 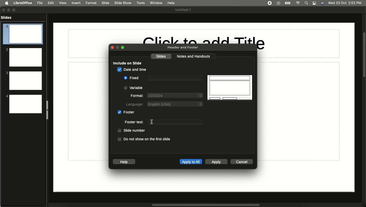 What do you see at coordinates (242, 162) in the screenshot?
I see `Cancel` at bounding box center [242, 162].